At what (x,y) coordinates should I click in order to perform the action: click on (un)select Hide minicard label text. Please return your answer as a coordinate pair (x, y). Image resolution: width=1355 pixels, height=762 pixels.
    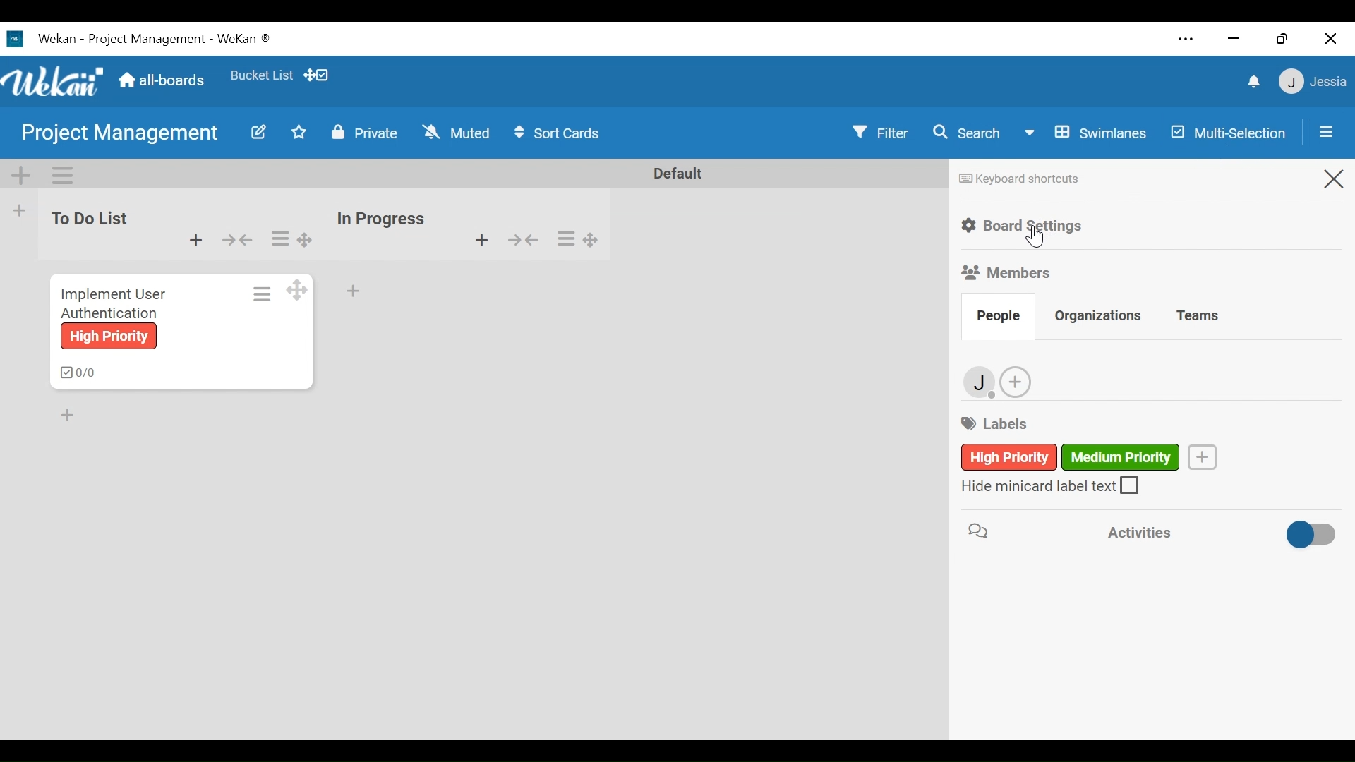
    Looking at the image, I should click on (1052, 486).